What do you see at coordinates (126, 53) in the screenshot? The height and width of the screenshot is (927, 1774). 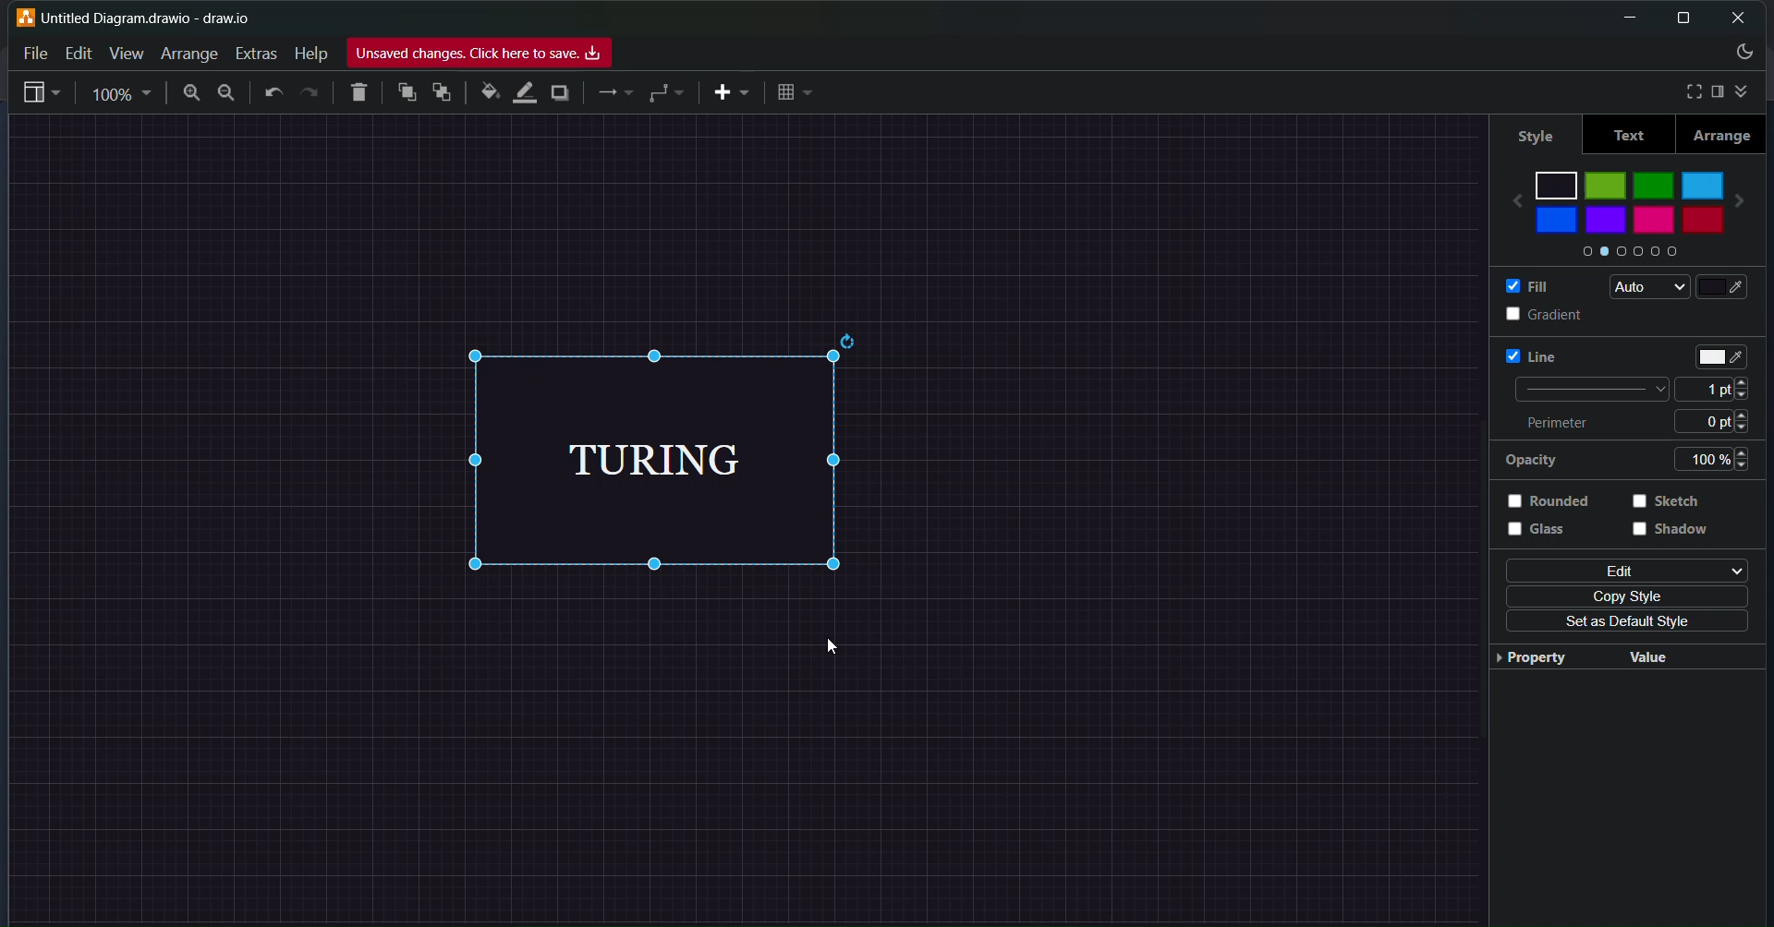 I see `View` at bounding box center [126, 53].